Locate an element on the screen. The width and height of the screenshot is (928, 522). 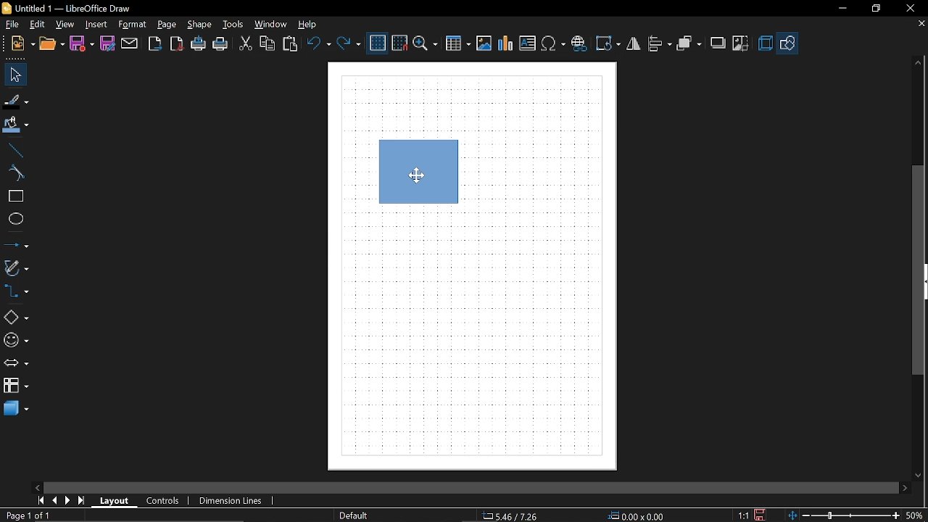
Dimension lines is located at coordinates (231, 501).